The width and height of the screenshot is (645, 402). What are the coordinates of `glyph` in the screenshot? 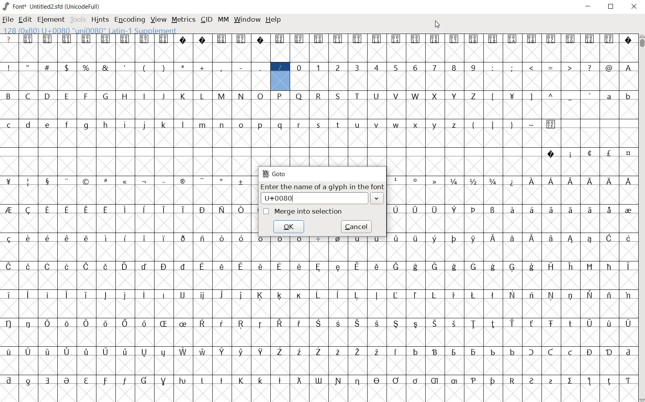 It's located at (589, 381).